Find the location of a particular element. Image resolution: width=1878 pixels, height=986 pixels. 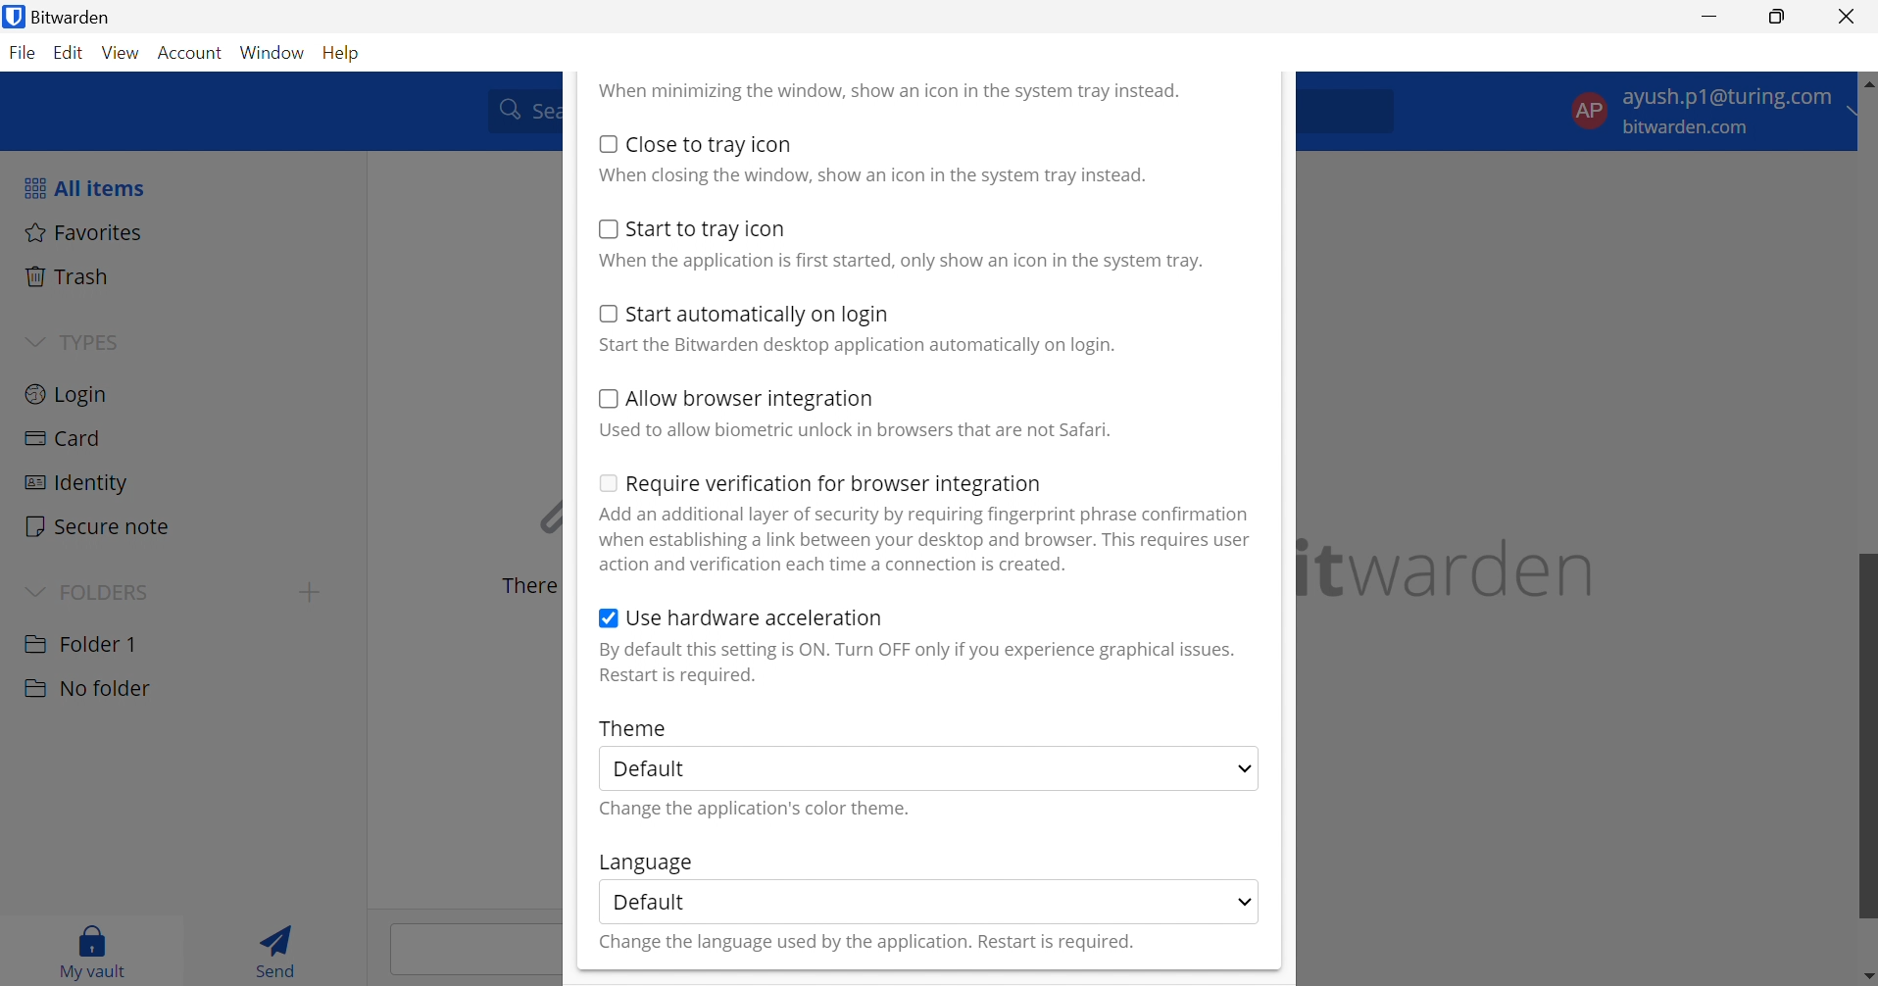

Restore is located at coordinates (1778, 18).